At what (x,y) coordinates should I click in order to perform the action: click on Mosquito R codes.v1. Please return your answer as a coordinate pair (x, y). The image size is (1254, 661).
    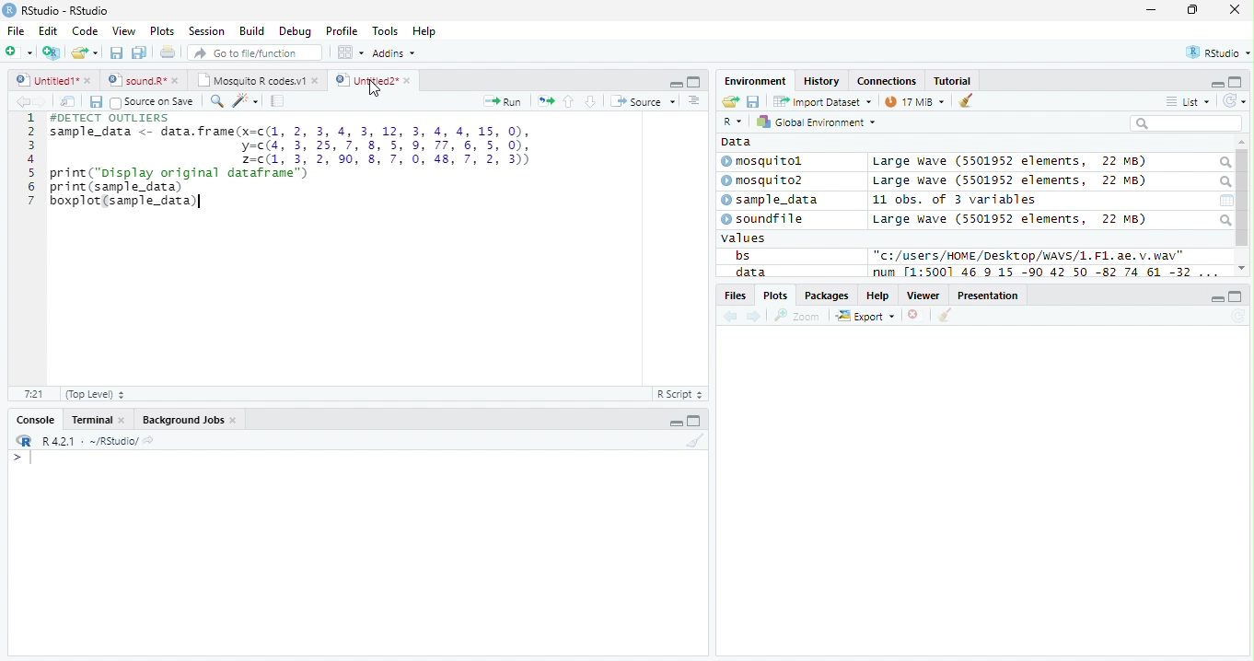
    Looking at the image, I should click on (255, 79).